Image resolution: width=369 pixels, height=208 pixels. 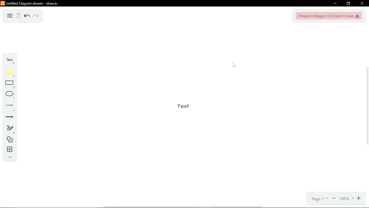 What do you see at coordinates (36, 16) in the screenshot?
I see `Redo` at bounding box center [36, 16].